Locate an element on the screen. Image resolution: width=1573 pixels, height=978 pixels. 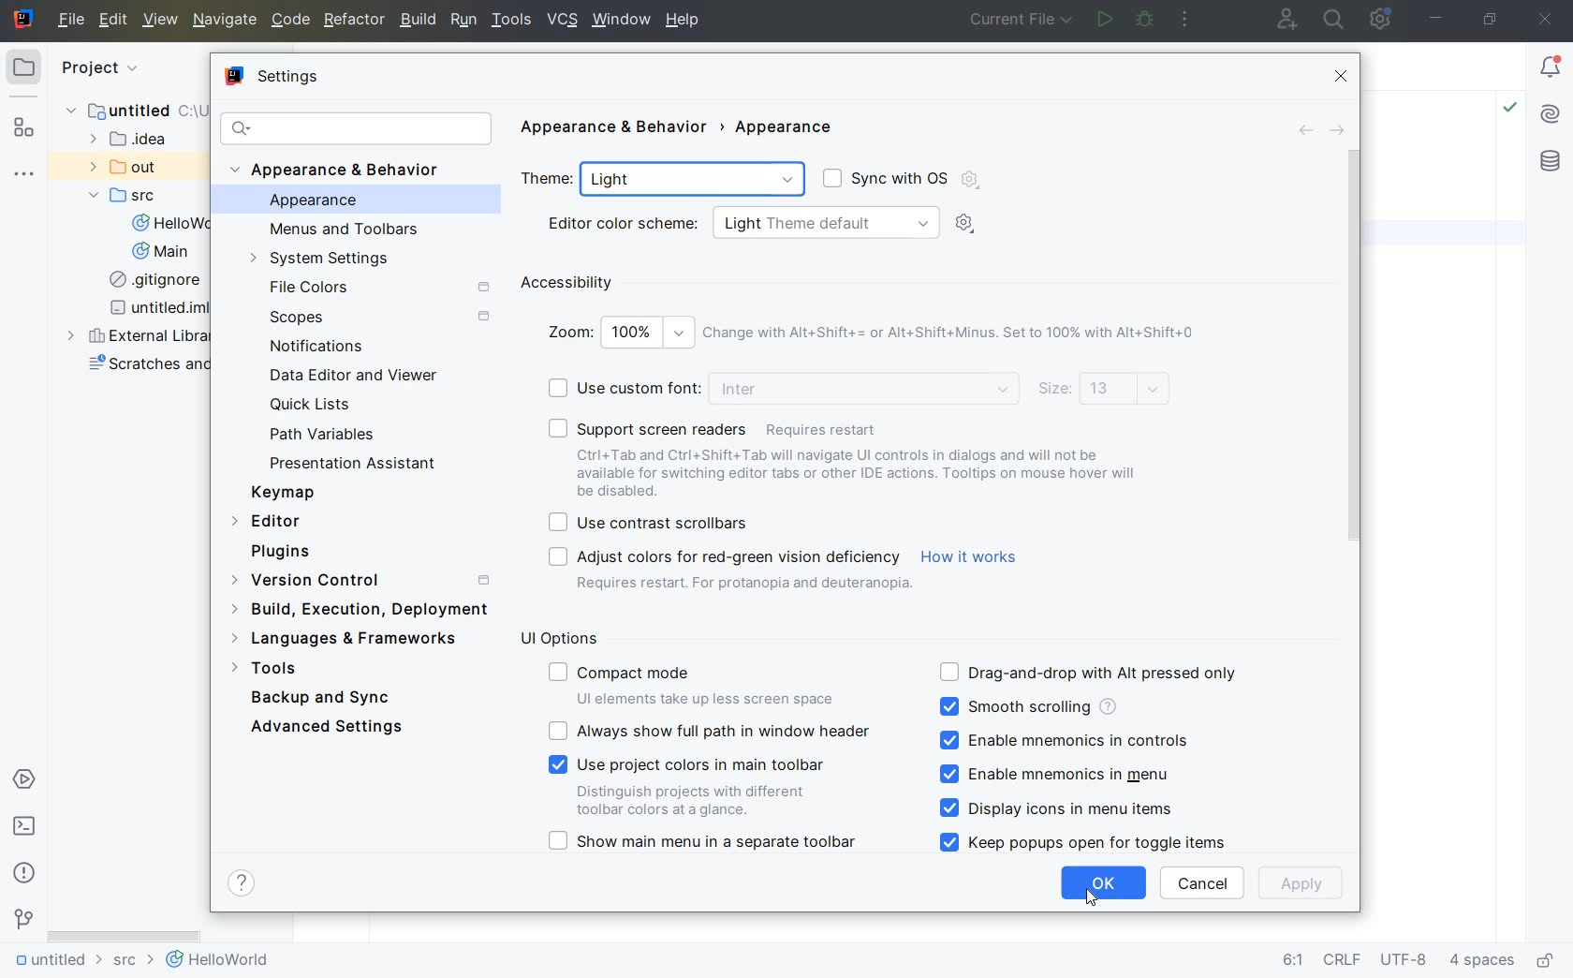
BUILD is located at coordinates (417, 20).